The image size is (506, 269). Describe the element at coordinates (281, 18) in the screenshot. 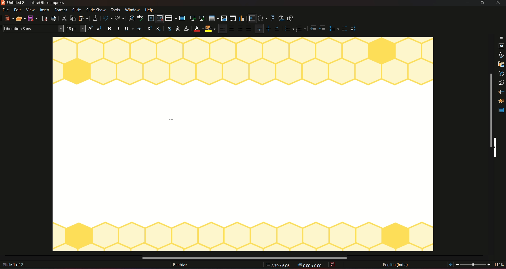

I see `insert hyperlink` at that location.